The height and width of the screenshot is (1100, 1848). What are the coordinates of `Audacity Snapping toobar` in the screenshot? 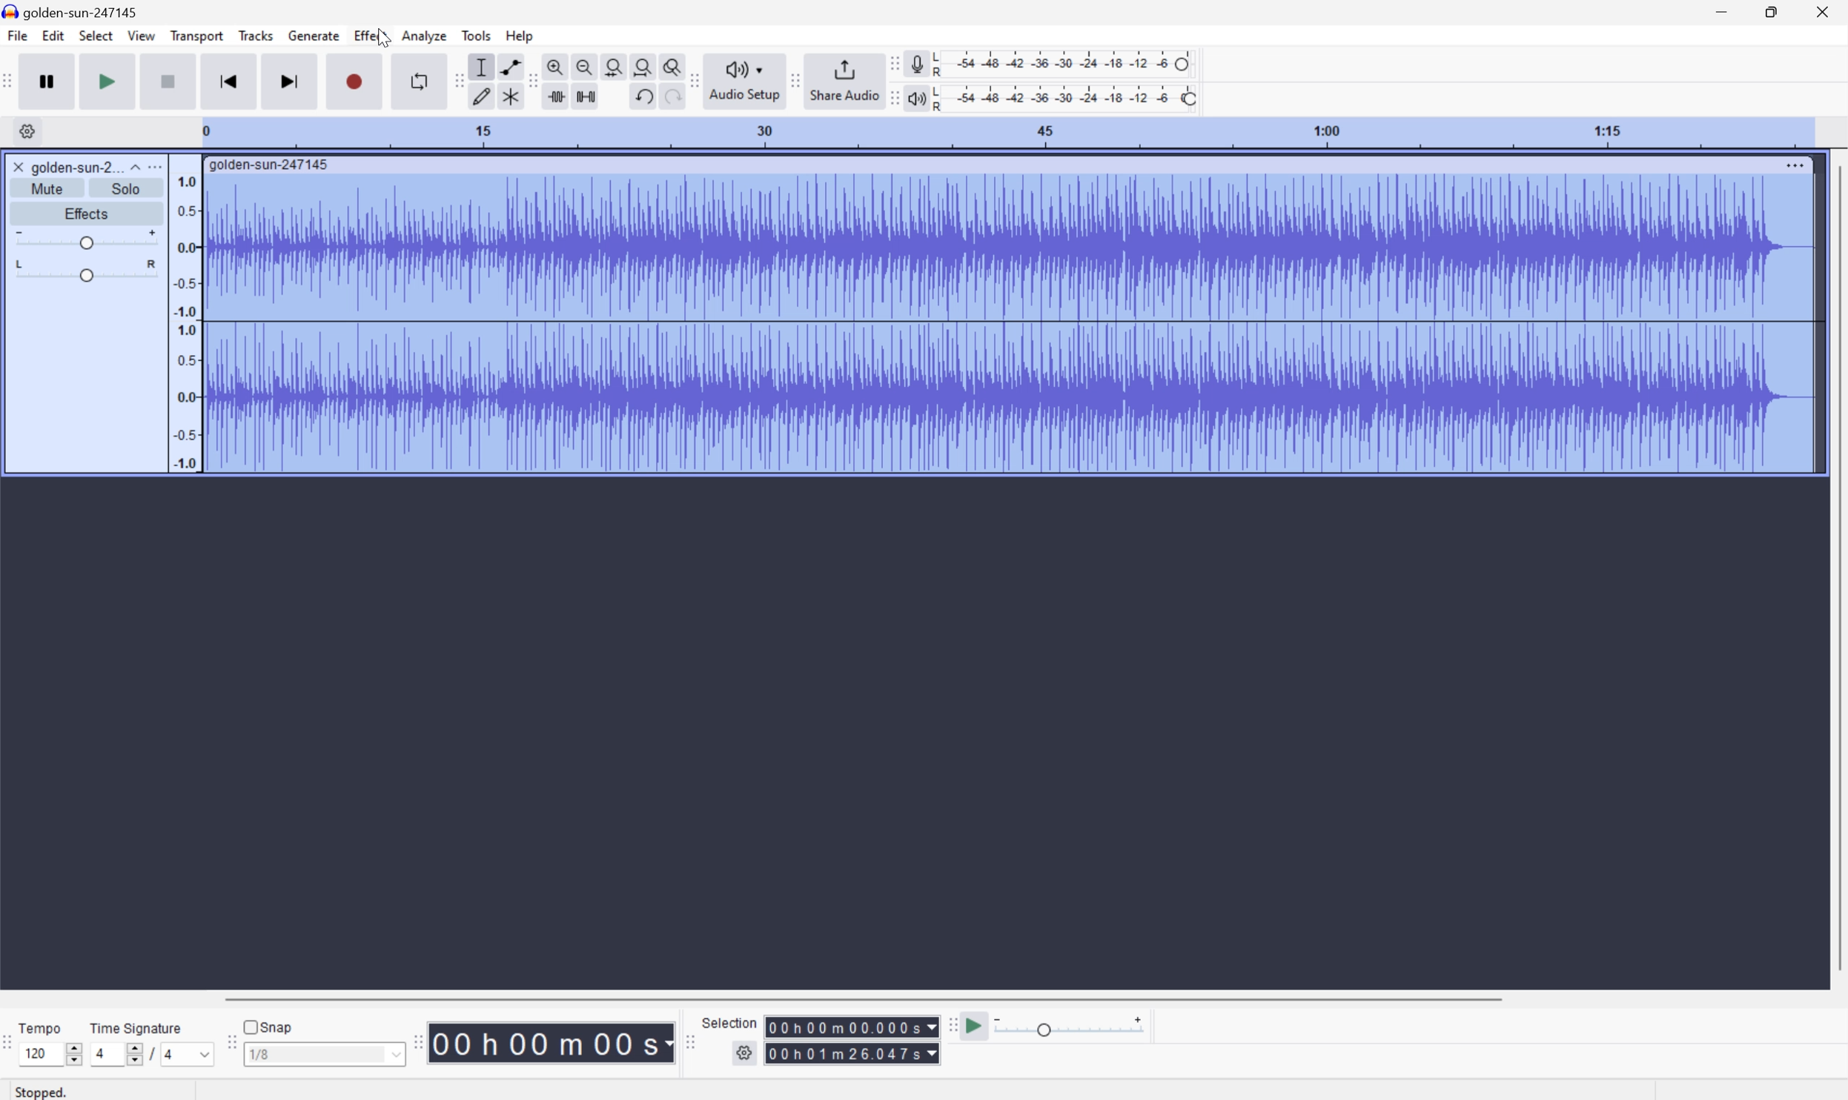 It's located at (228, 1044).